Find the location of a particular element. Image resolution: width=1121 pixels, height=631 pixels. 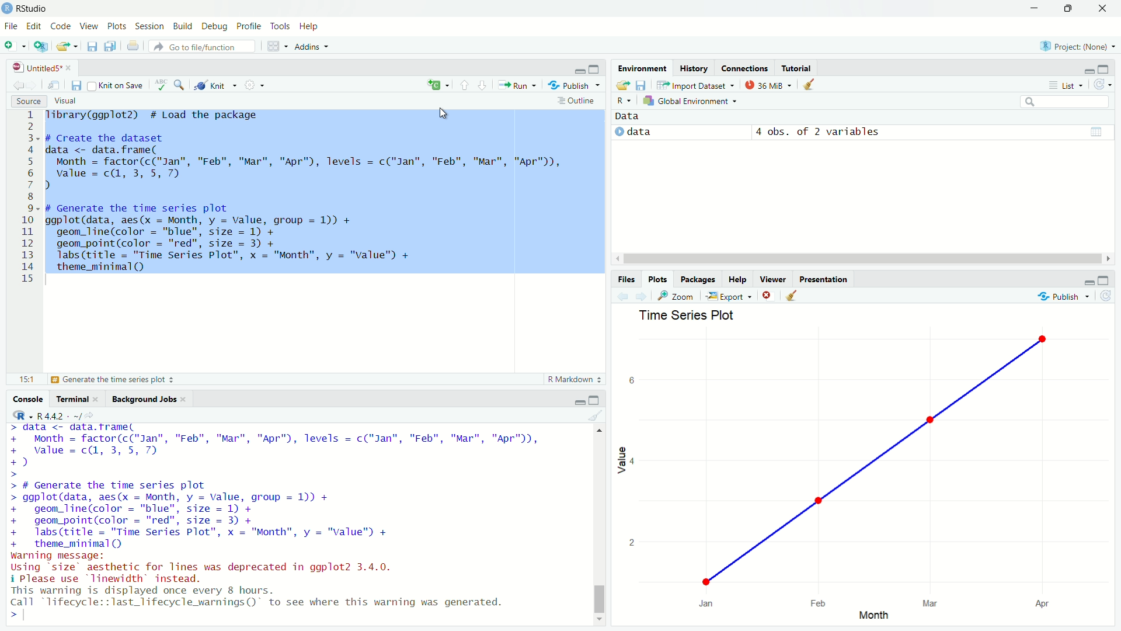

knit is located at coordinates (216, 86).